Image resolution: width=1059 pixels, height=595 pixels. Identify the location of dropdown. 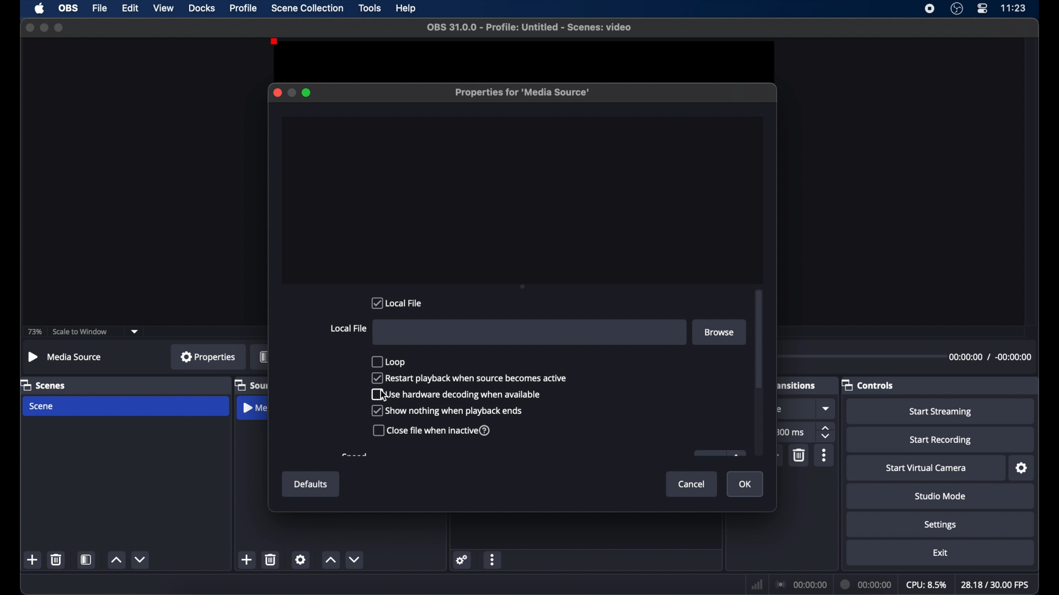
(827, 408).